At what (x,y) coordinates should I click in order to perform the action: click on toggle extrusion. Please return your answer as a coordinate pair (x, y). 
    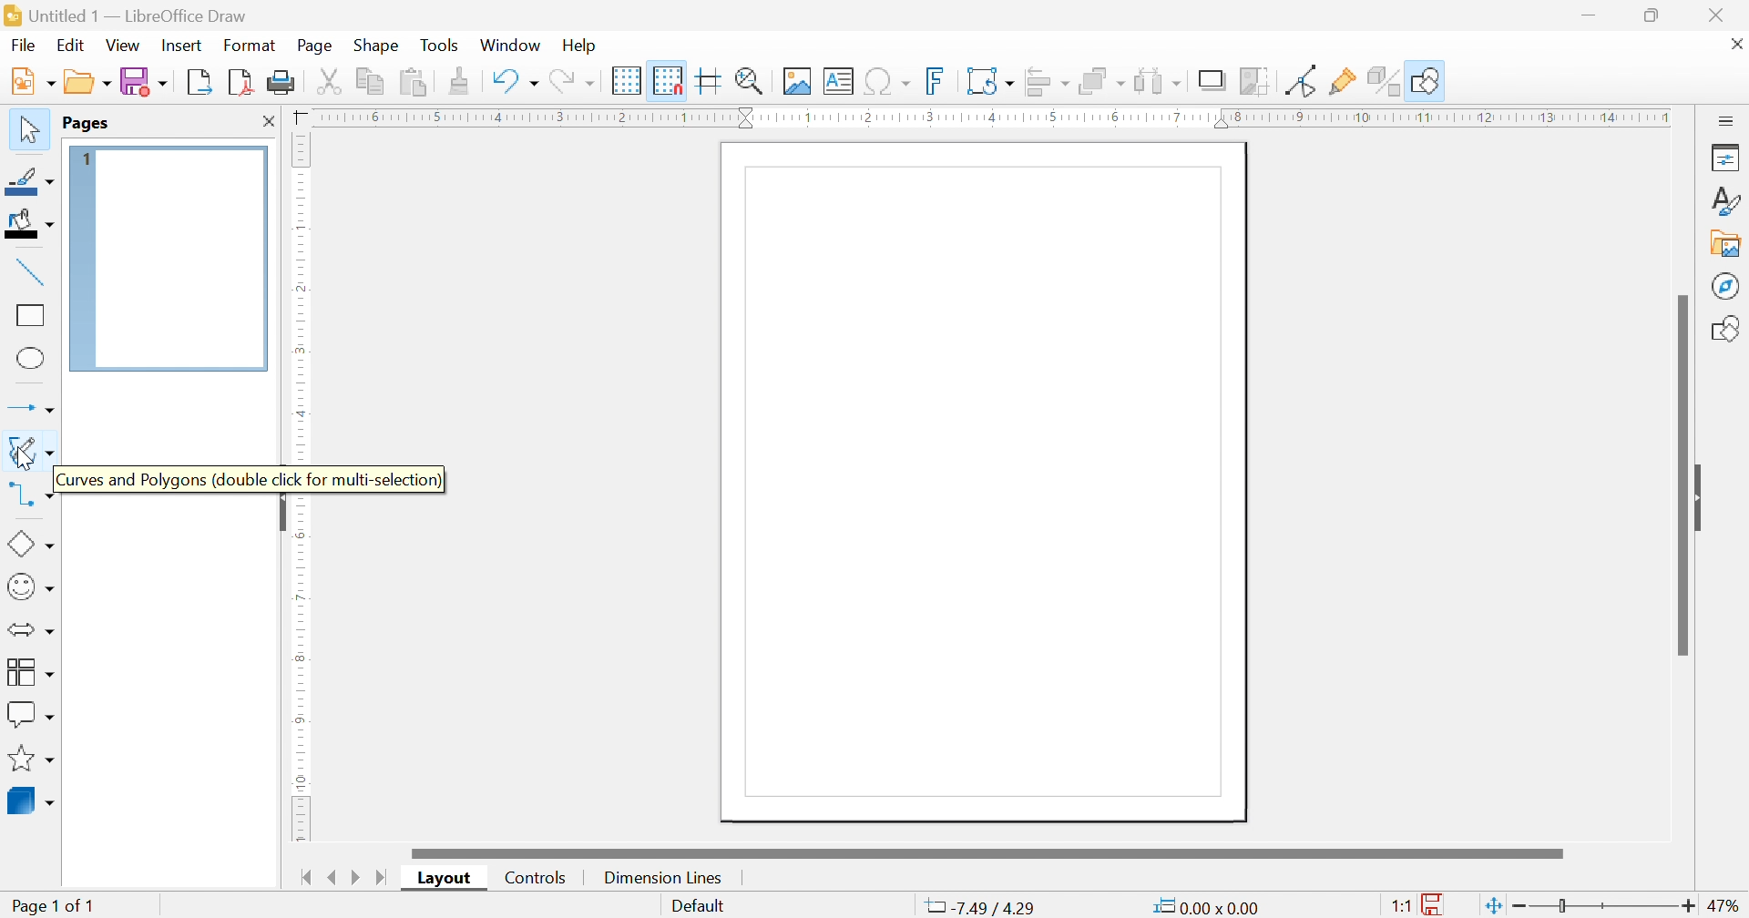
    Looking at the image, I should click on (1382, 81).